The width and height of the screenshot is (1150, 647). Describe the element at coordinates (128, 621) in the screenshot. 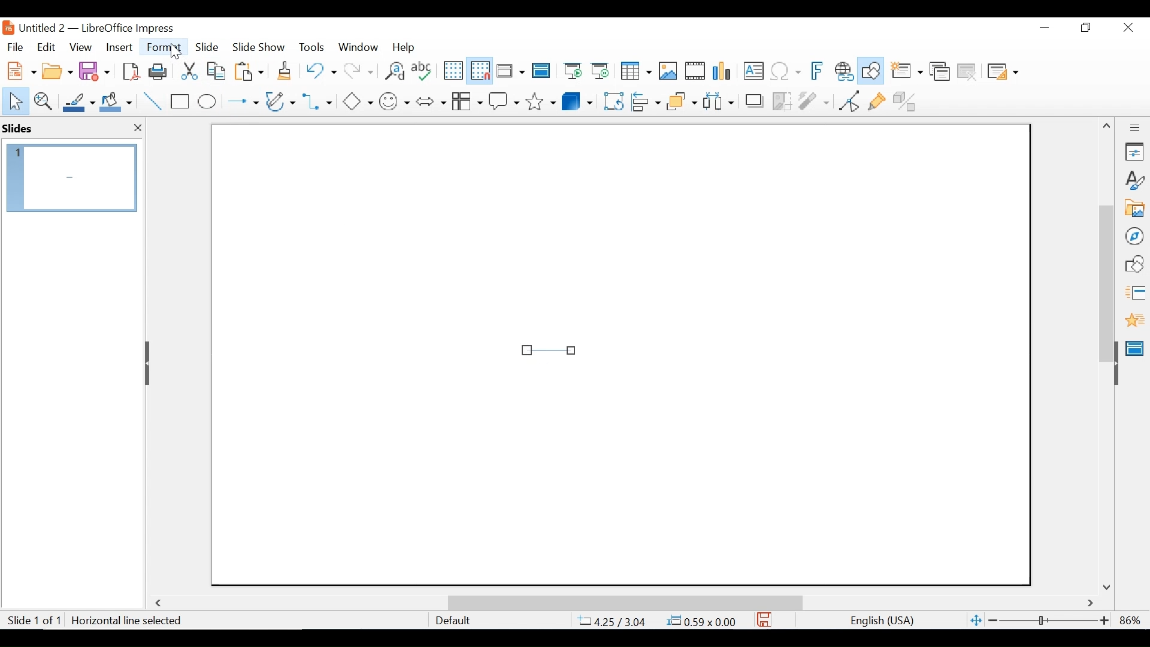

I see `Horizontal line Selected` at that location.